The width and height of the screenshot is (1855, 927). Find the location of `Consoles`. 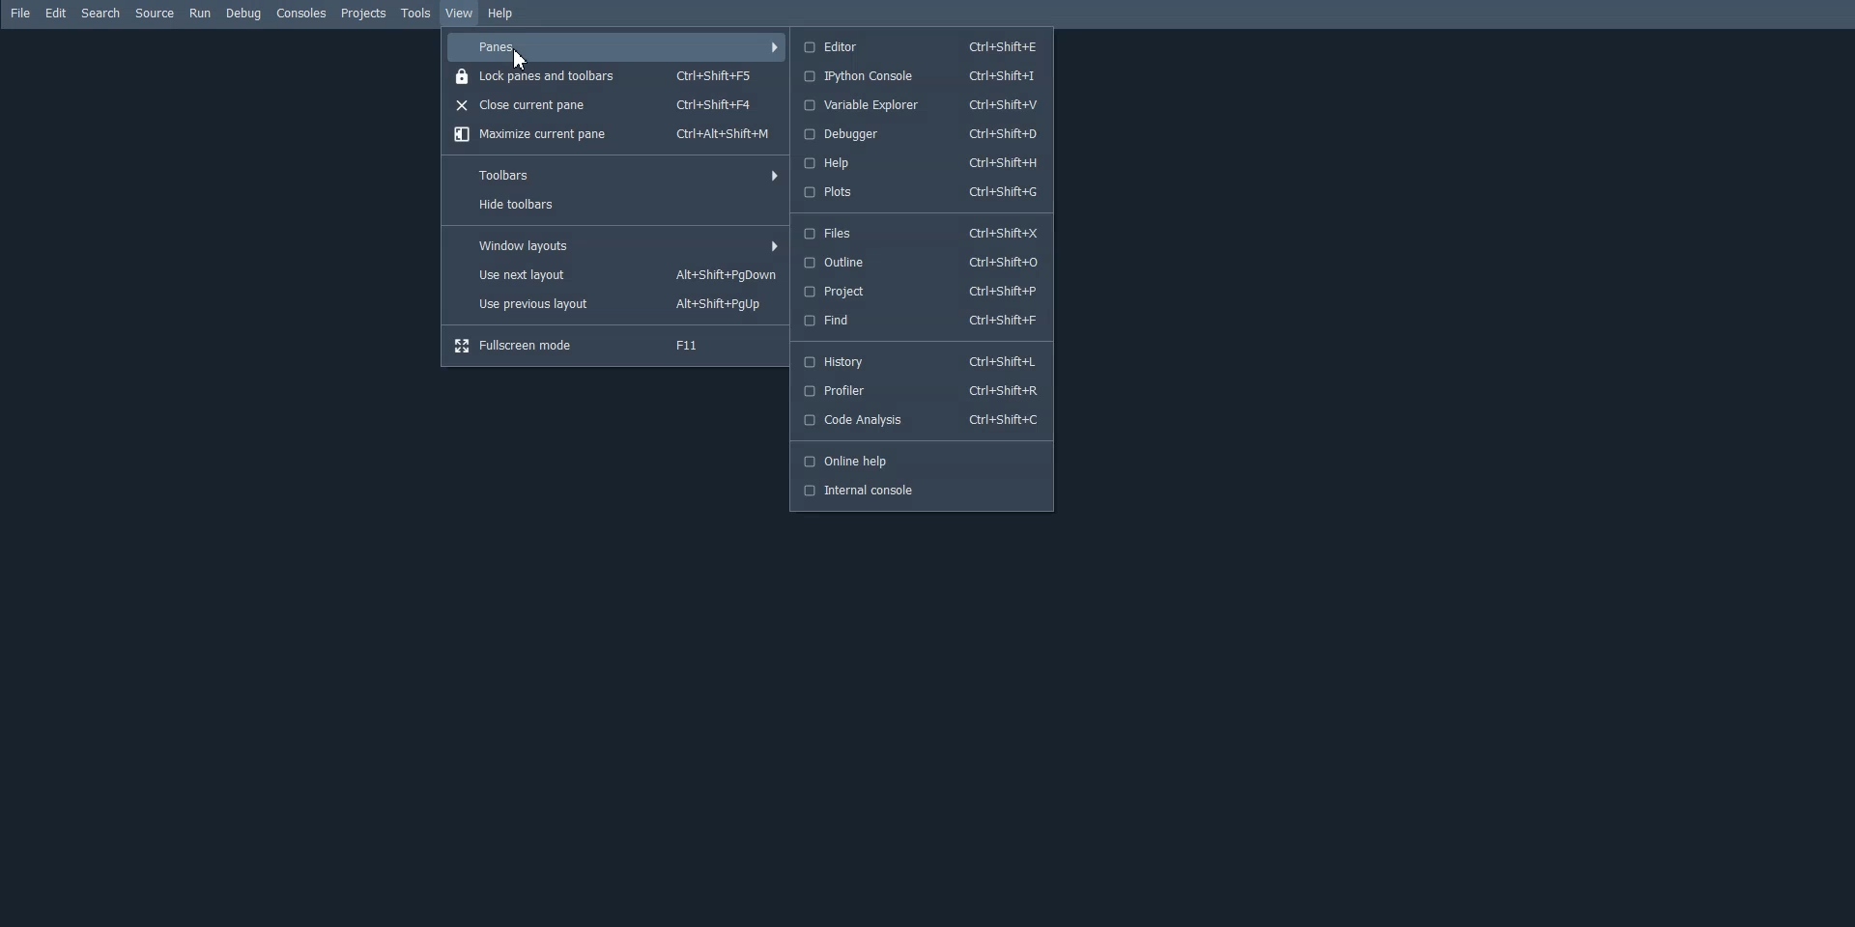

Consoles is located at coordinates (301, 14).